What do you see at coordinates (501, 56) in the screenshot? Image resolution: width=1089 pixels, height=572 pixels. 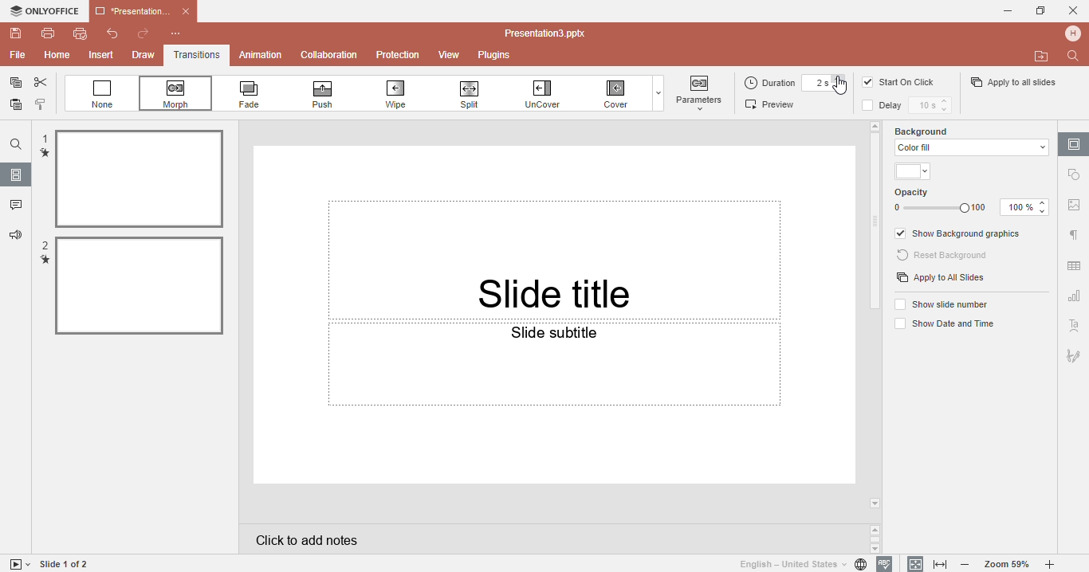 I see `Plugins` at bounding box center [501, 56].